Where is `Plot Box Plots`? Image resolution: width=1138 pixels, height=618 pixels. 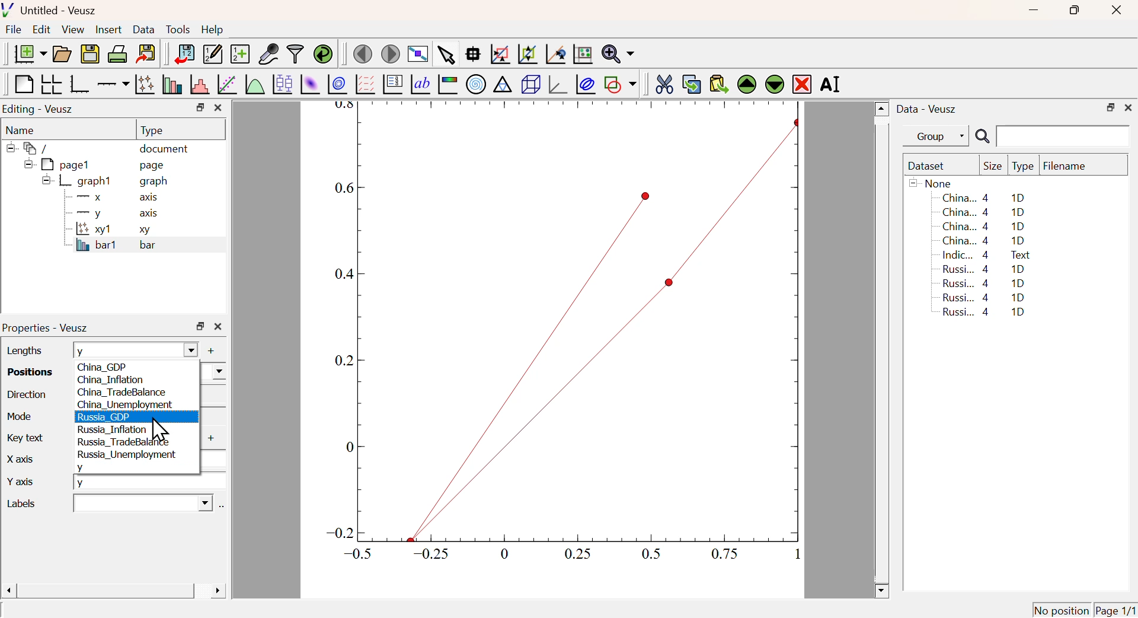
Plot Box Plots is located at coordinates (282, 84).